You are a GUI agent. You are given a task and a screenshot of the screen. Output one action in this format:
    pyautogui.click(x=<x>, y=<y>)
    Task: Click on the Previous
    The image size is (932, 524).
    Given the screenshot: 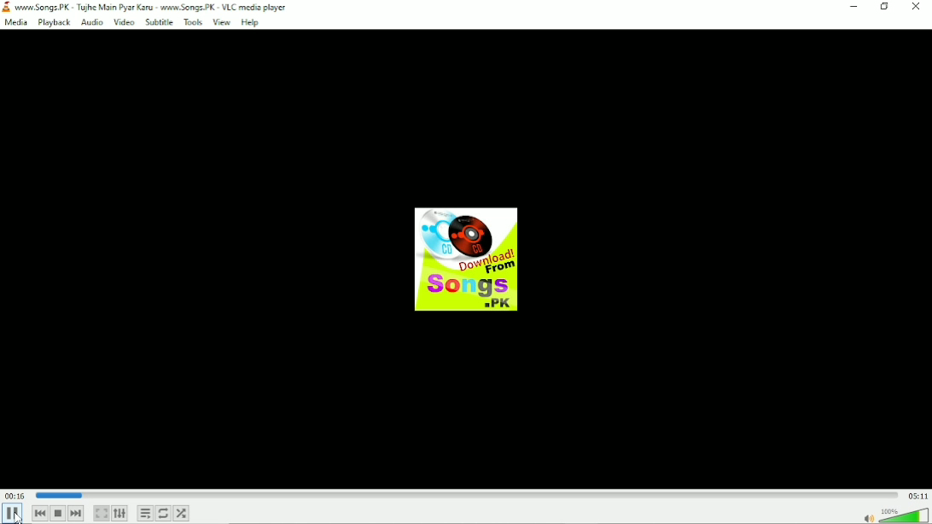 What is the action you would take?
    pyautogui.click(x=39, y=514)
    